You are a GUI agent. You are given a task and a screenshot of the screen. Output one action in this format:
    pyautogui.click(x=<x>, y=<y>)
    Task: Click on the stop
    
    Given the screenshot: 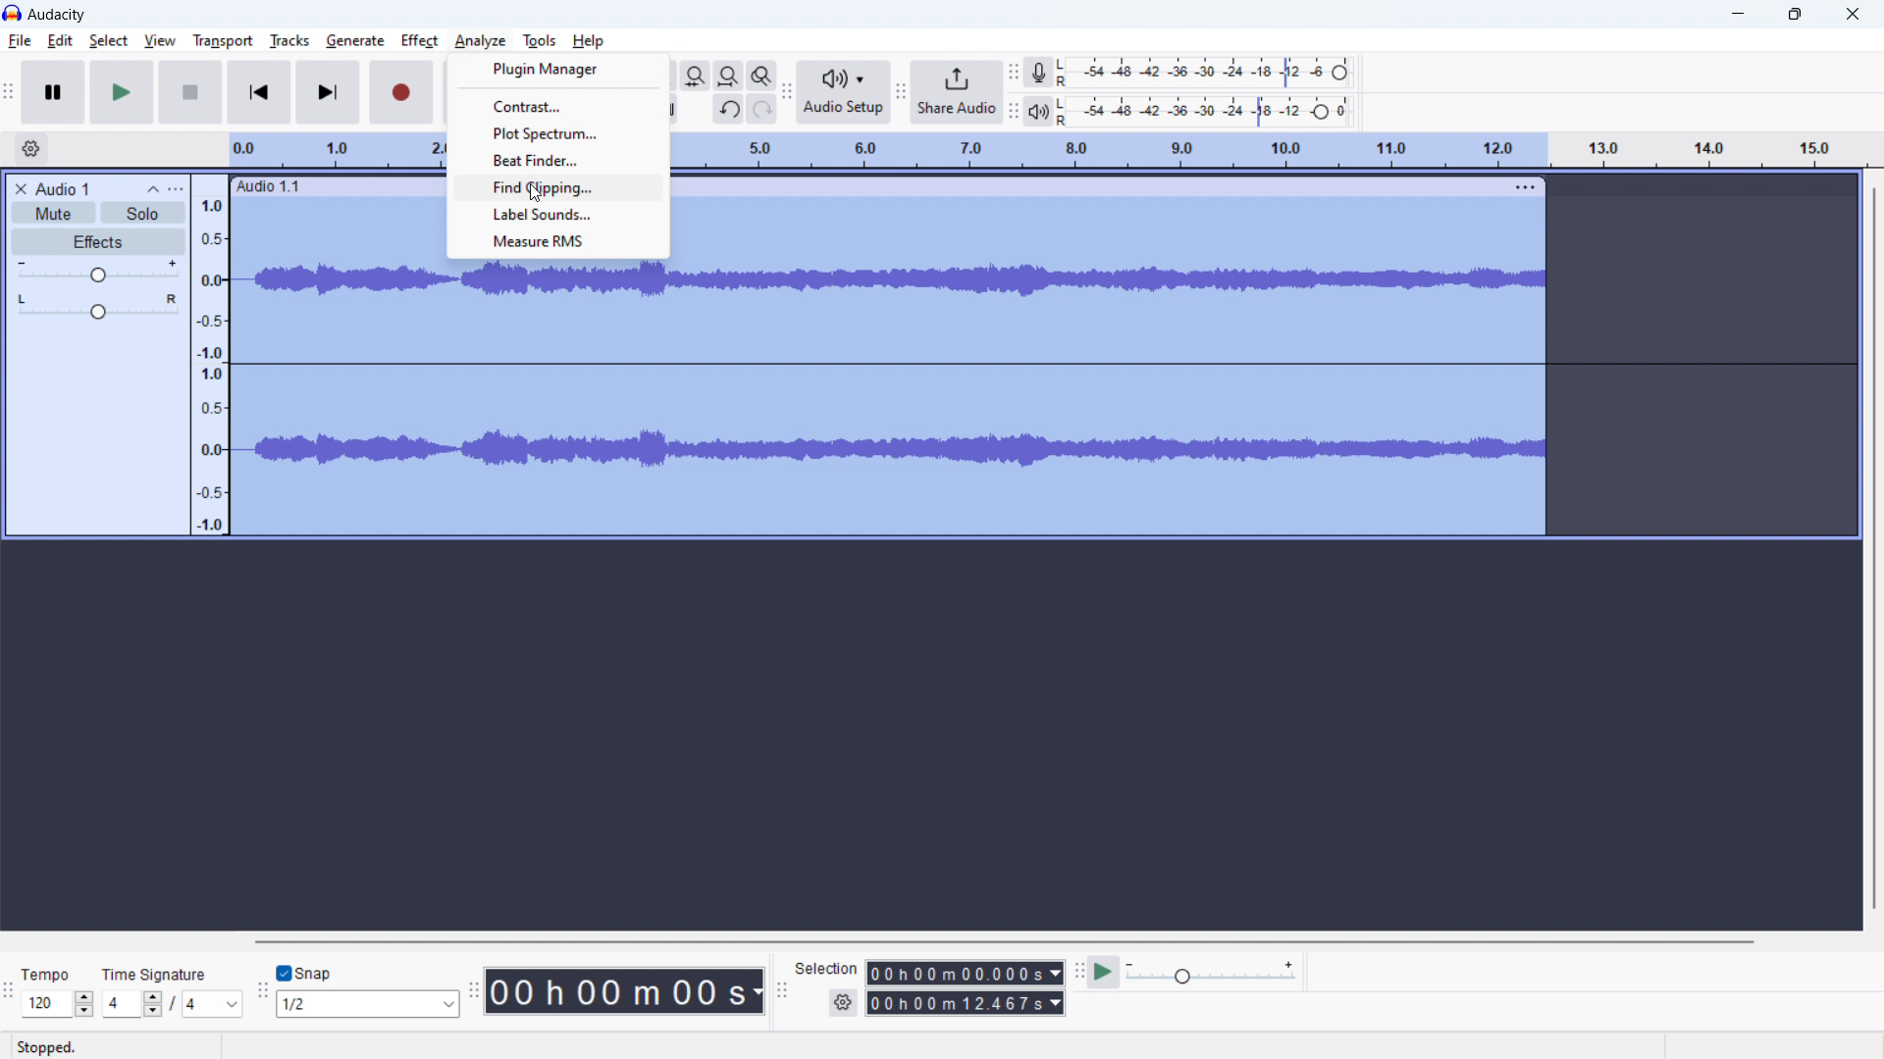 What is the action you would take?
    pyautogui.click(x=190, y=92)
    